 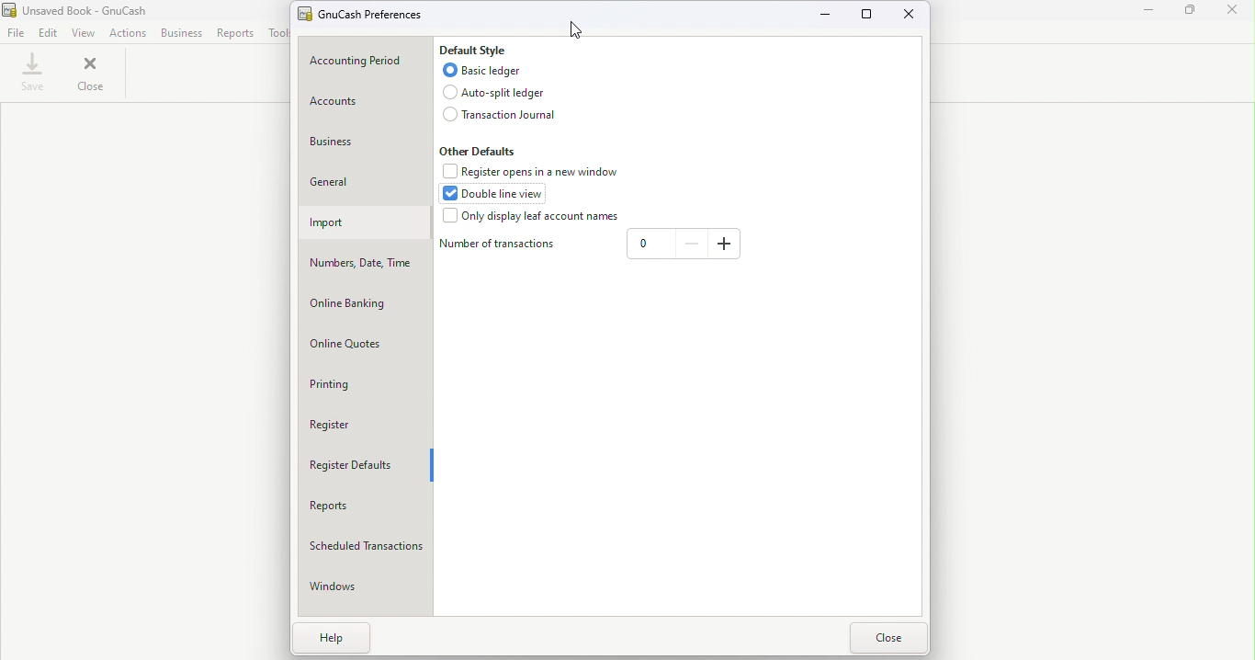 What do you see at coordinates (51, 35) in the screenshot?
I see `Edit` at bounding box center [51, 35].